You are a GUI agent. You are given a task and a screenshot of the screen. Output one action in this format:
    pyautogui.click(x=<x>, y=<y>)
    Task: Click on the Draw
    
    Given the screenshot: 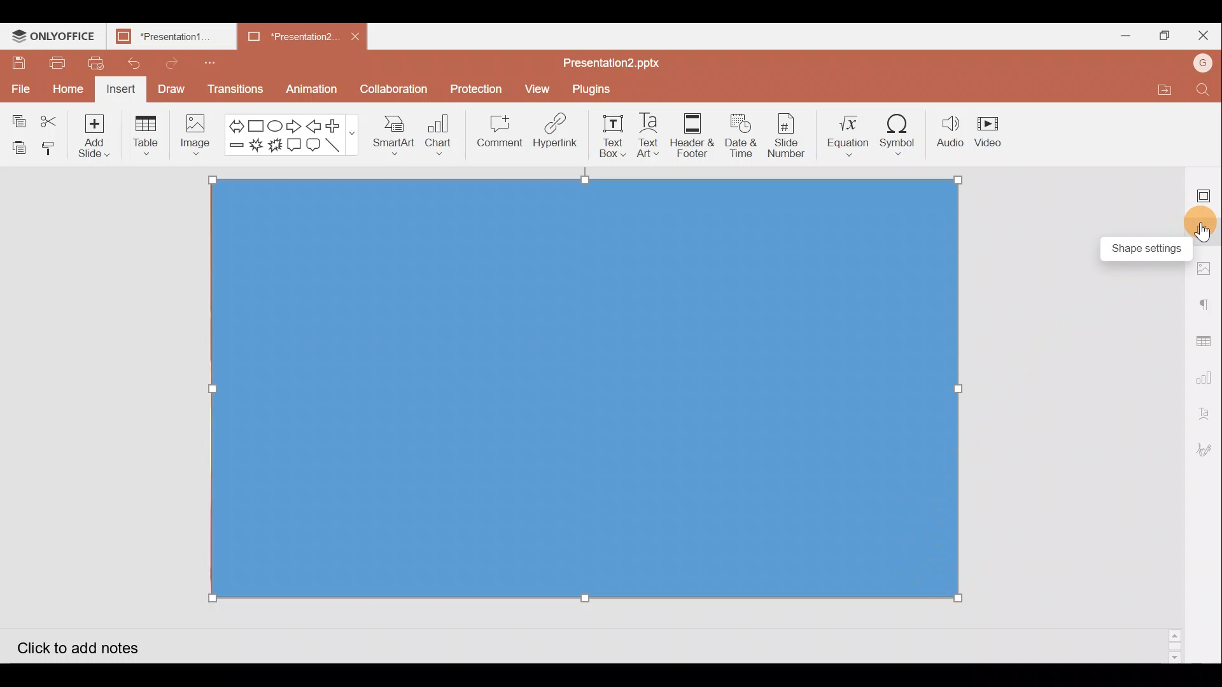 What is the action you would take?
    pyautogui.click(x=172, y=90)
    